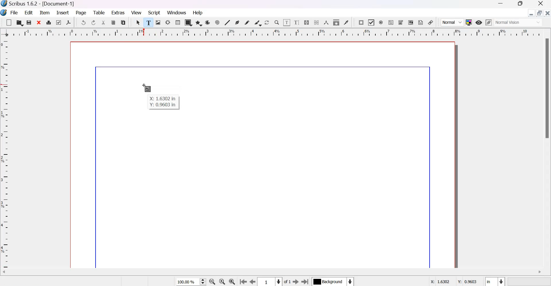 This screenshot has height=286, width=551. What do you see at coordinates (41, 4) in the screenshot?
I see `Scribus 1.6.2 - [Document-1]` at bounding box center [41, 4].